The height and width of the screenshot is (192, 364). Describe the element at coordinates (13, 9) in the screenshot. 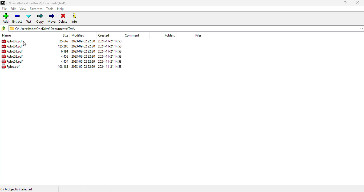

I see `edit` at that location.